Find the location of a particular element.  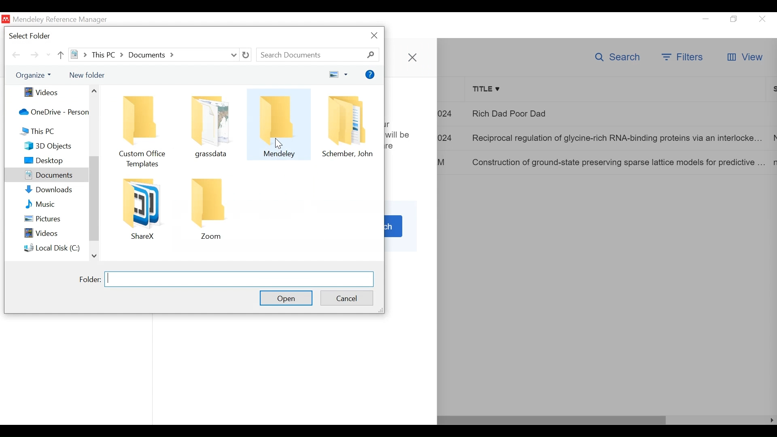

Organize is located at coordinates (34, 75).